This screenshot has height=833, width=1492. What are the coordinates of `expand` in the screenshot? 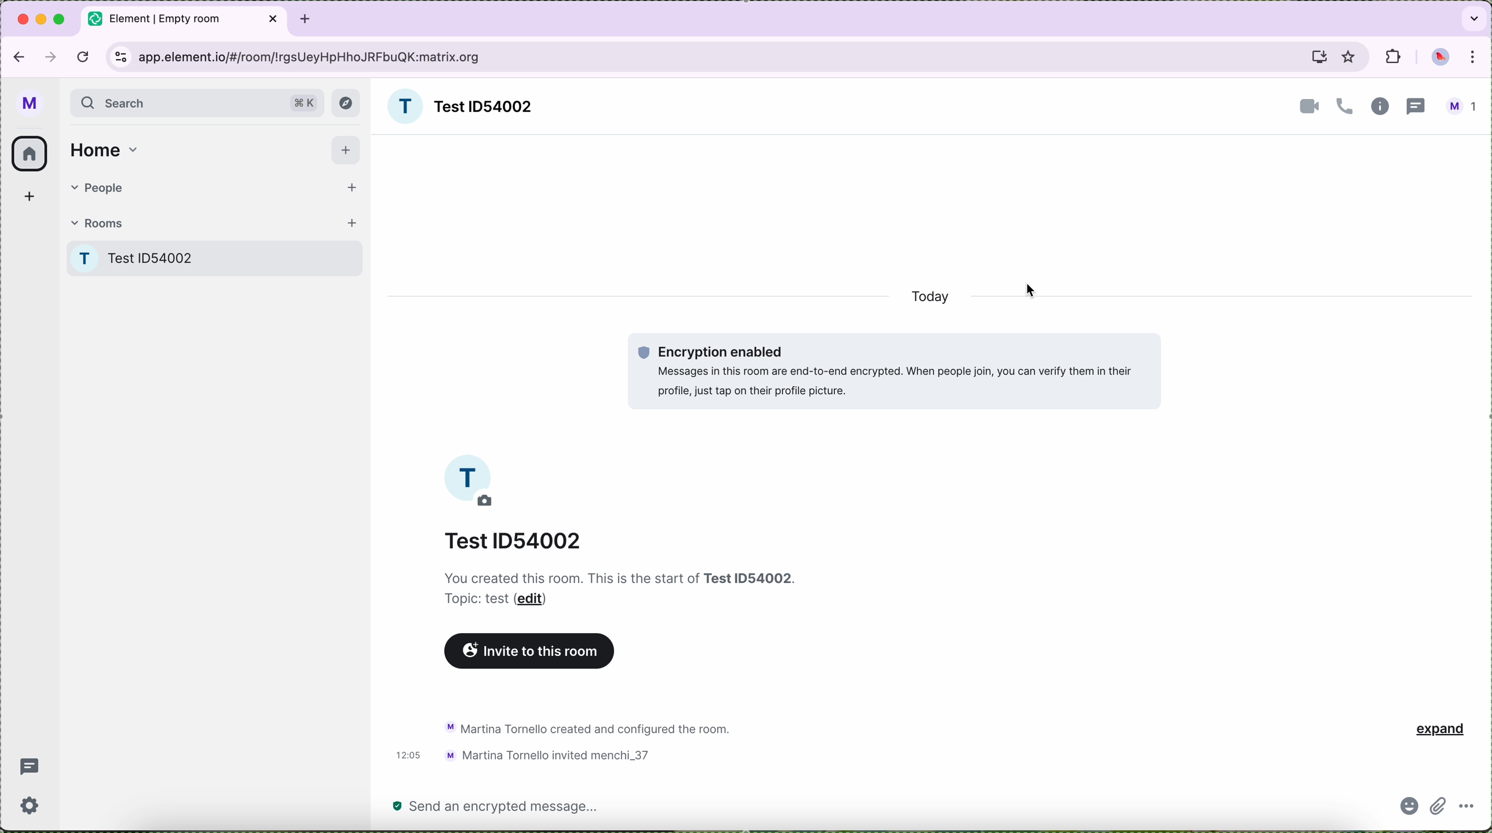 It's located at (1430, 735).